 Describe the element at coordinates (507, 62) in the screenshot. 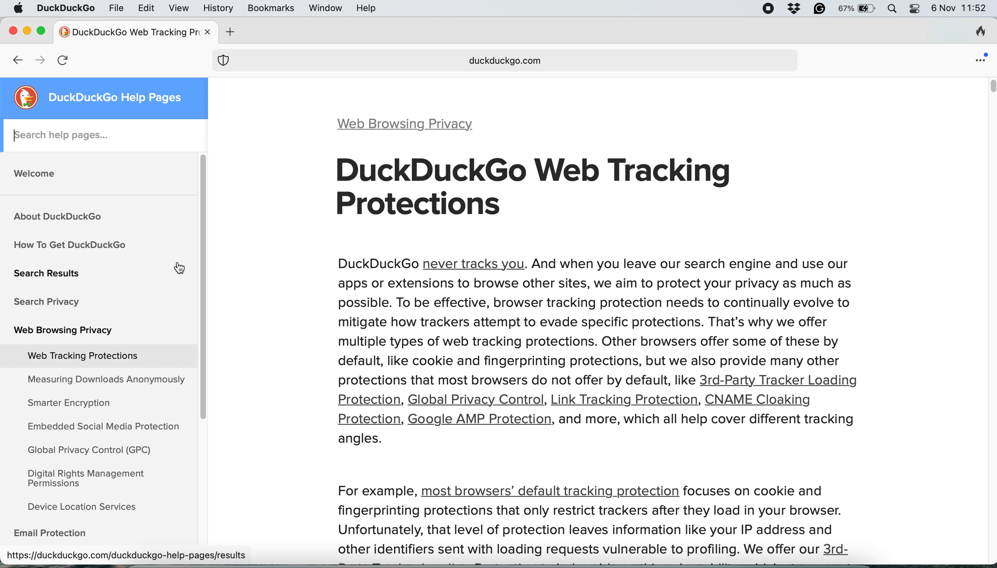

I see `web address` at that location.